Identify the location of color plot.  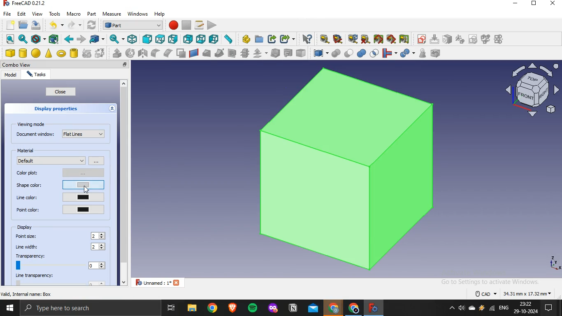
(61, 172).